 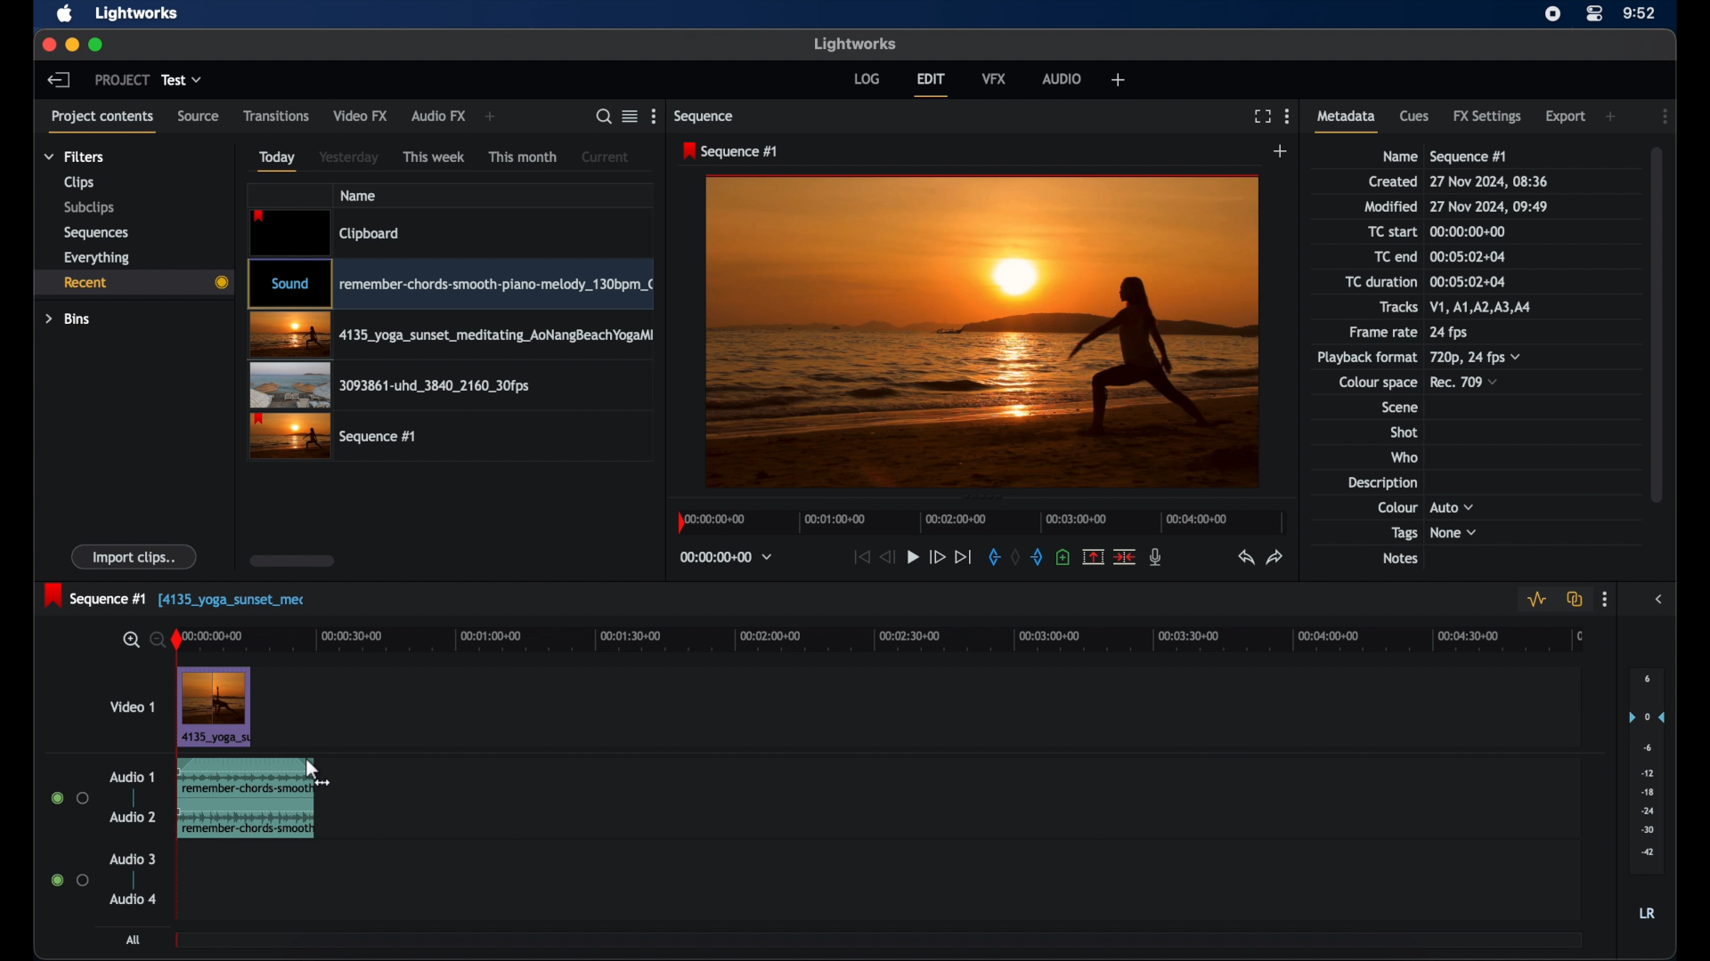 What do you see at coordinates (730, 151) in the screenshot?
I see `sequence 1` at bounding box center [730, 151].